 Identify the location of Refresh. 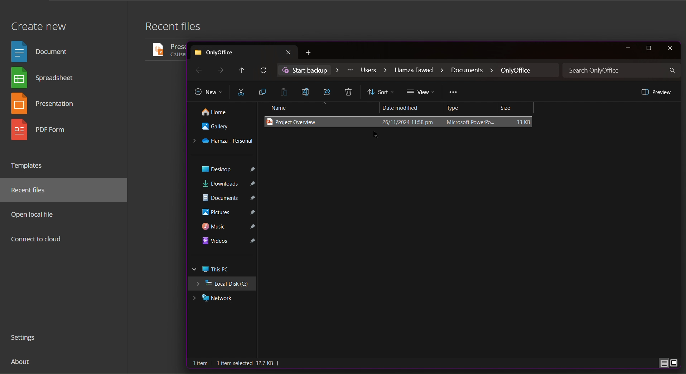
(264, 71).